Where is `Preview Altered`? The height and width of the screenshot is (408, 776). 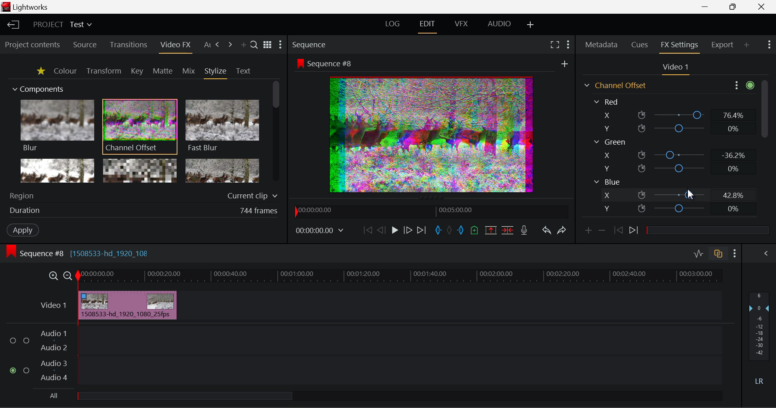
Preview Altered is located at coordinates (432, 133).